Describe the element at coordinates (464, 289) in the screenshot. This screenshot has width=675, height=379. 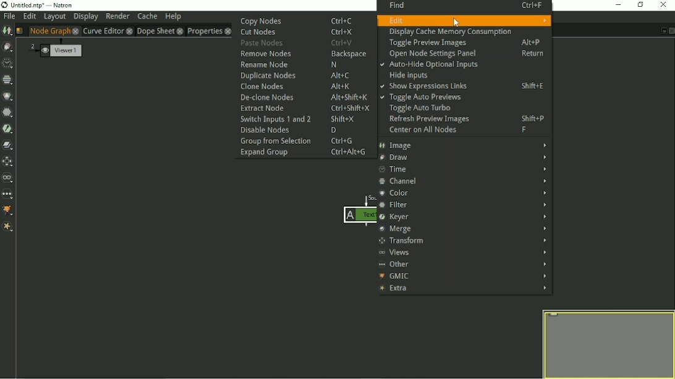
I see `Extra` at that location.